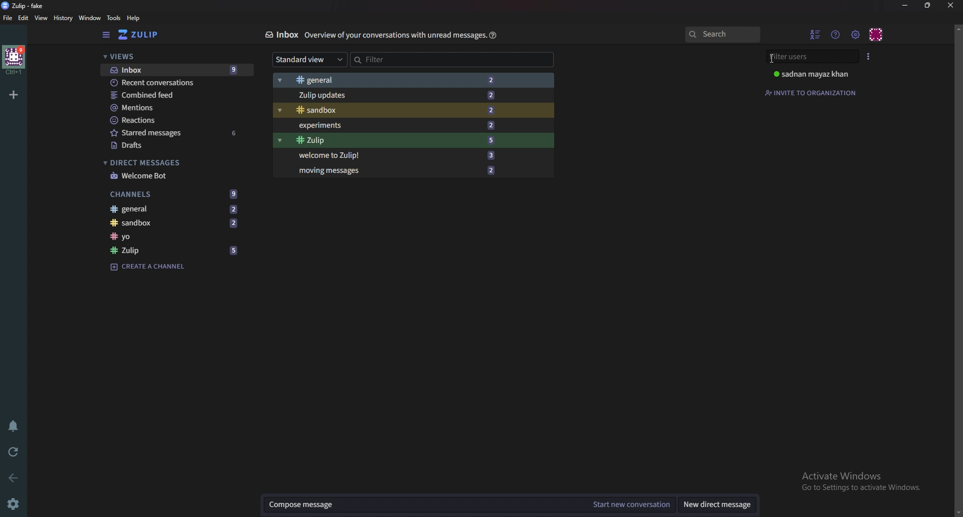 The height and width of the screenshot is (517, 963). What do you see at coordinates (712, 34) in the screenshot?
I see `Search` at bounding box center [712, 34].